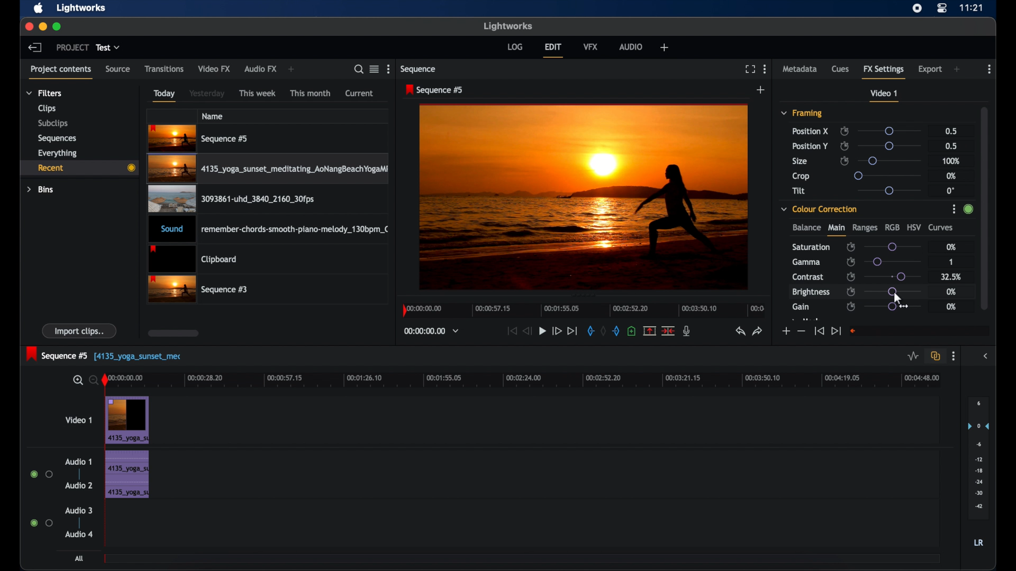 Image resolution: width=1016 pixels, height=571 pixels. Describe the element at coordinates (509, 26) in the screenshot. I see `lightworks` at that location.